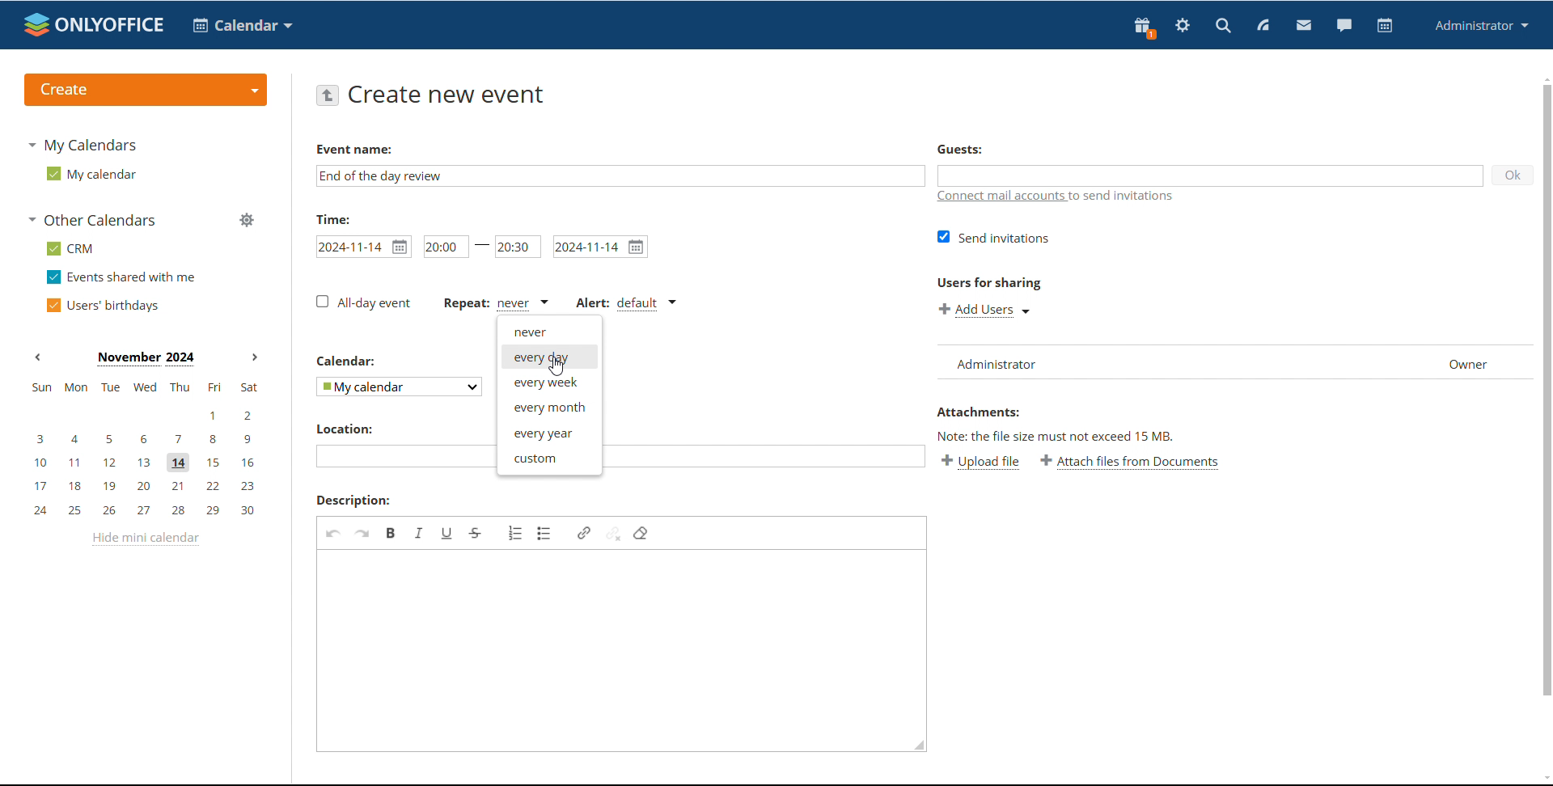  Describe the element at coordinates (101, 306) in the screenshot. I see `users' birthdays` at that location.